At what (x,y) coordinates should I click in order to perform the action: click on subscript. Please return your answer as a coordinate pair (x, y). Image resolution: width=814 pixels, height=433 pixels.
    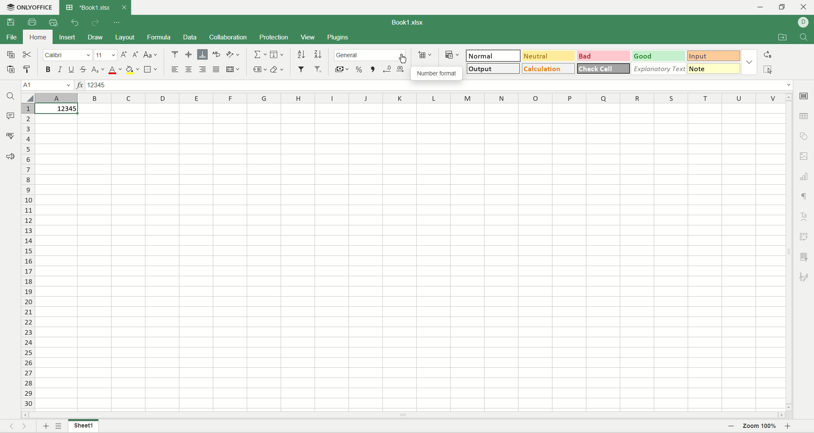
    Looking at the image, I should click on (98, 70).